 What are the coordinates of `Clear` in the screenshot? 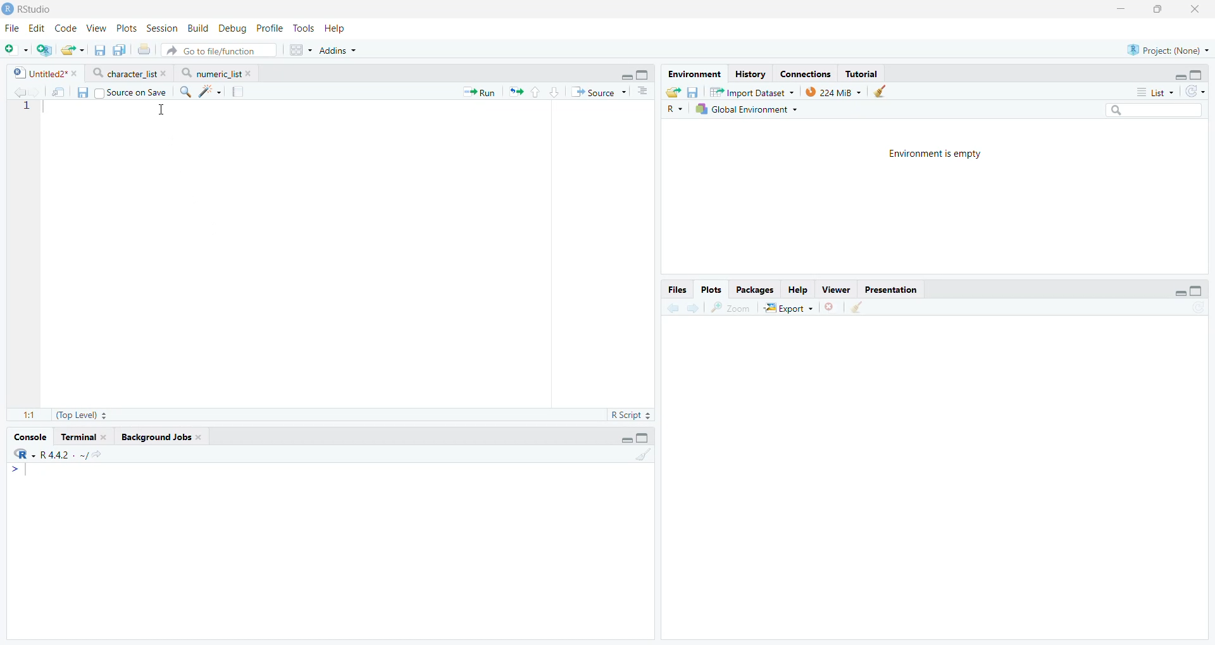 It's located at (861, 307).